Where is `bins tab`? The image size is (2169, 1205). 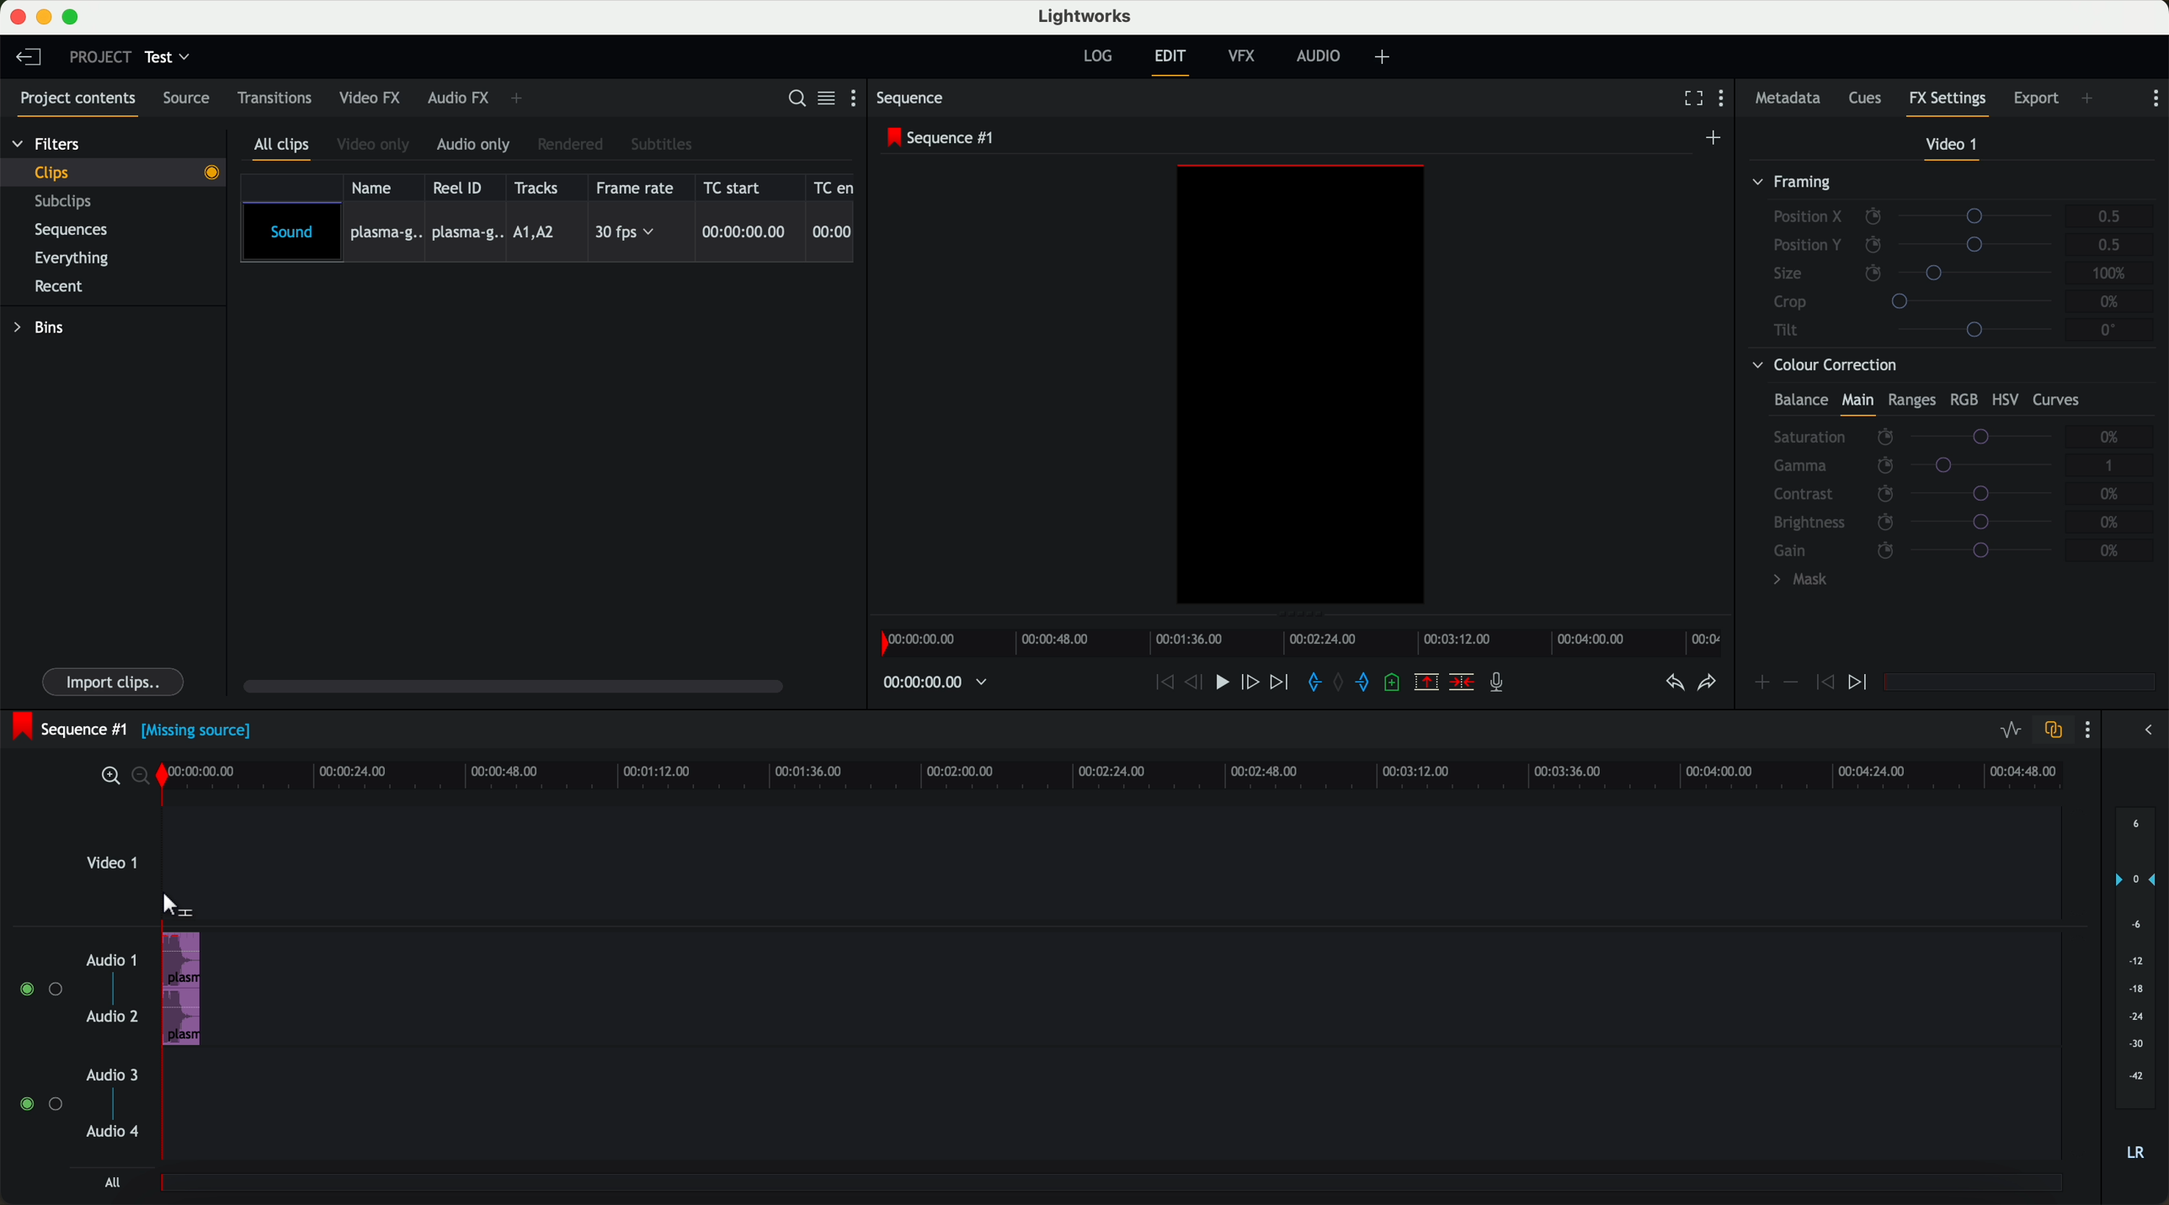
bins tab is located at coordinates (45, 330).